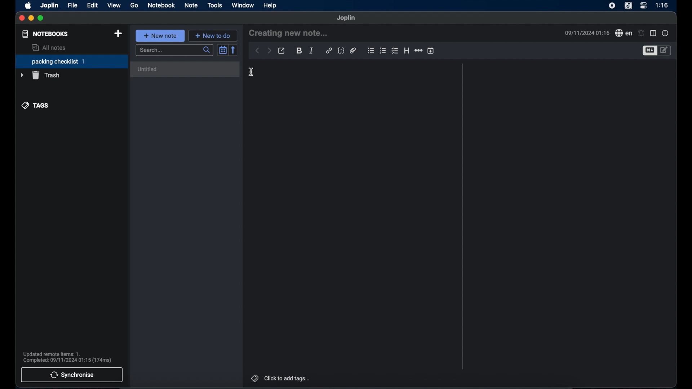 This screenshot has height=389, width=692. I want to click on 09/11/2024 01:16, so click(586, 33).